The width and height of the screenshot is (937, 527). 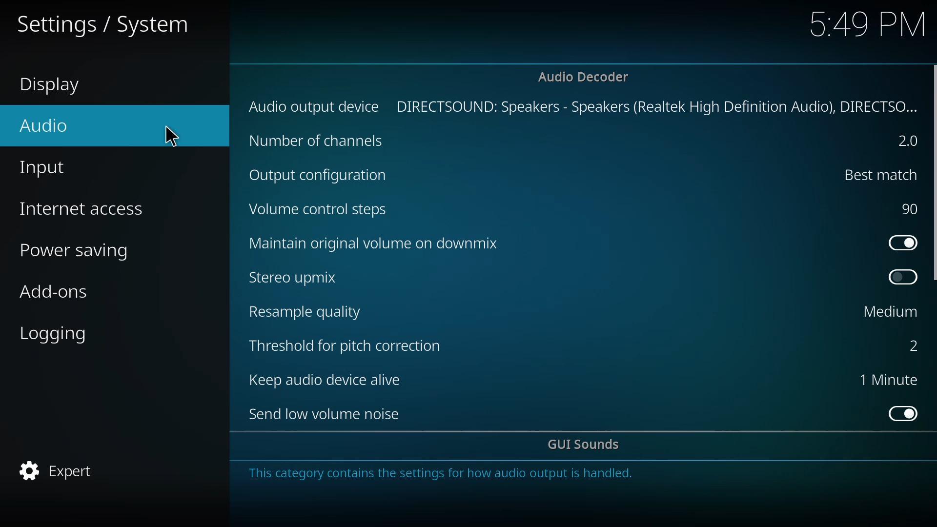 I want to click on audio, so click(x=43, y=126).